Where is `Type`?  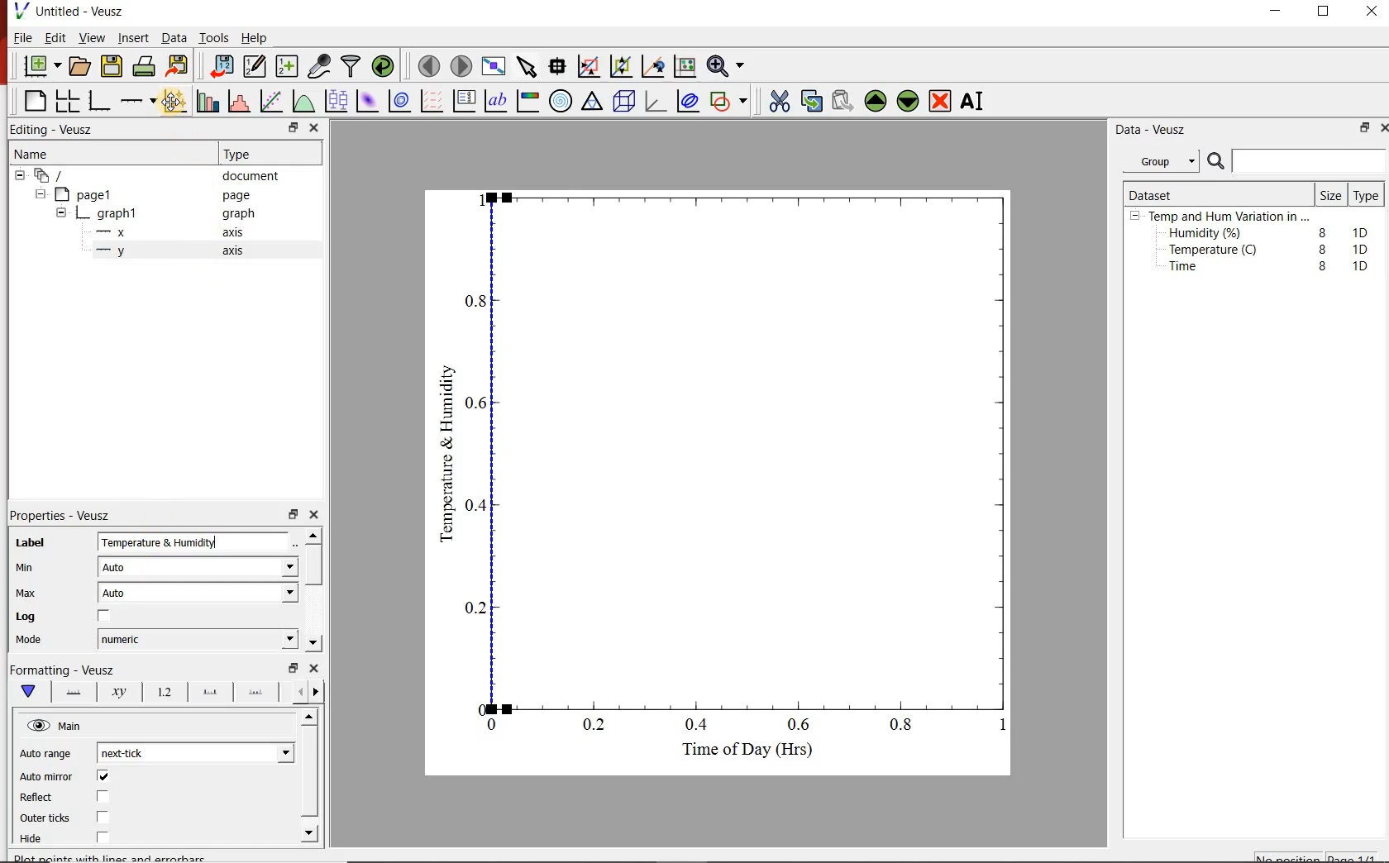 Type is located at coordinates (248, 154).